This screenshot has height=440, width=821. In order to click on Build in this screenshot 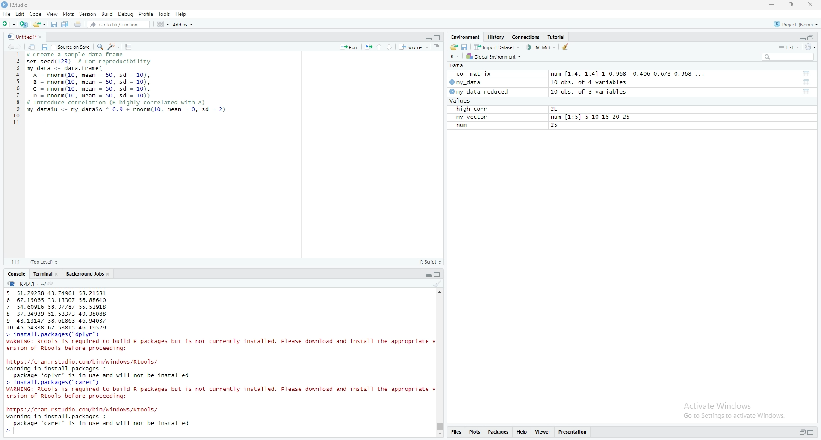, I will do `click(107, 14)`.